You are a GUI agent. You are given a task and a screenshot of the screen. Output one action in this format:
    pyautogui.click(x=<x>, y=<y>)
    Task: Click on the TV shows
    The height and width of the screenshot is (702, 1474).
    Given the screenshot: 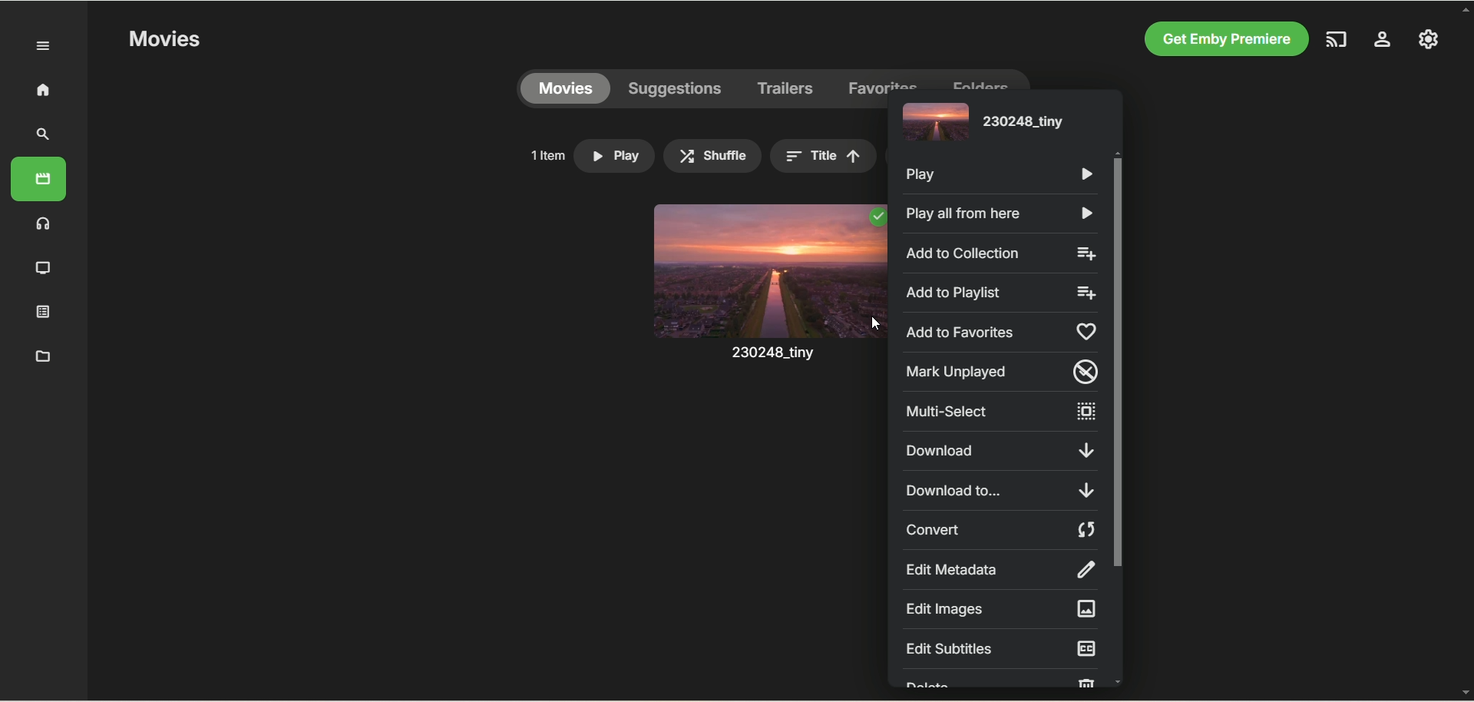 What is the action you would take?
    pyautogui.click(x=44, y=269)
    